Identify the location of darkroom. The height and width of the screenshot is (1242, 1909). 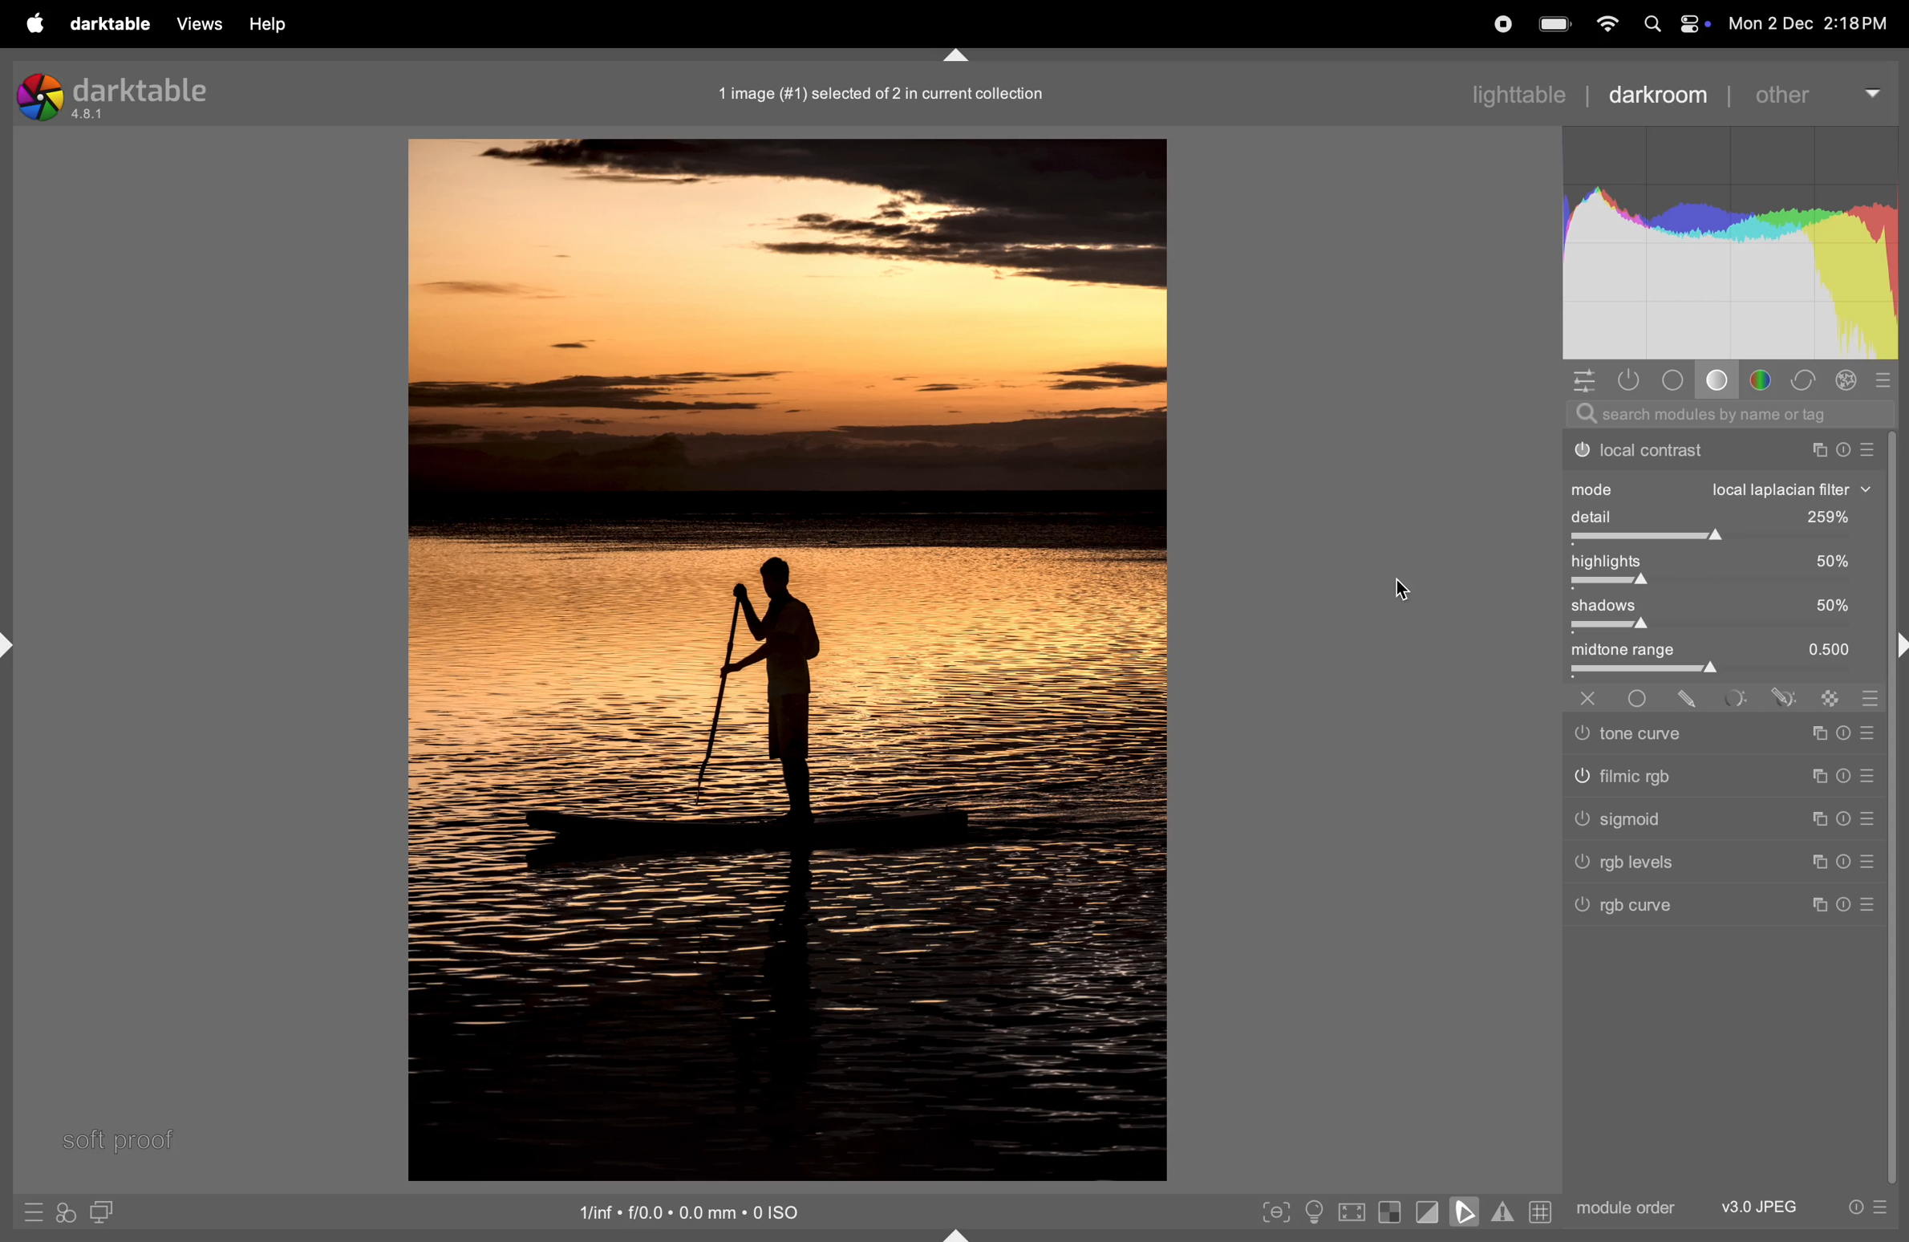
(1659, 94).